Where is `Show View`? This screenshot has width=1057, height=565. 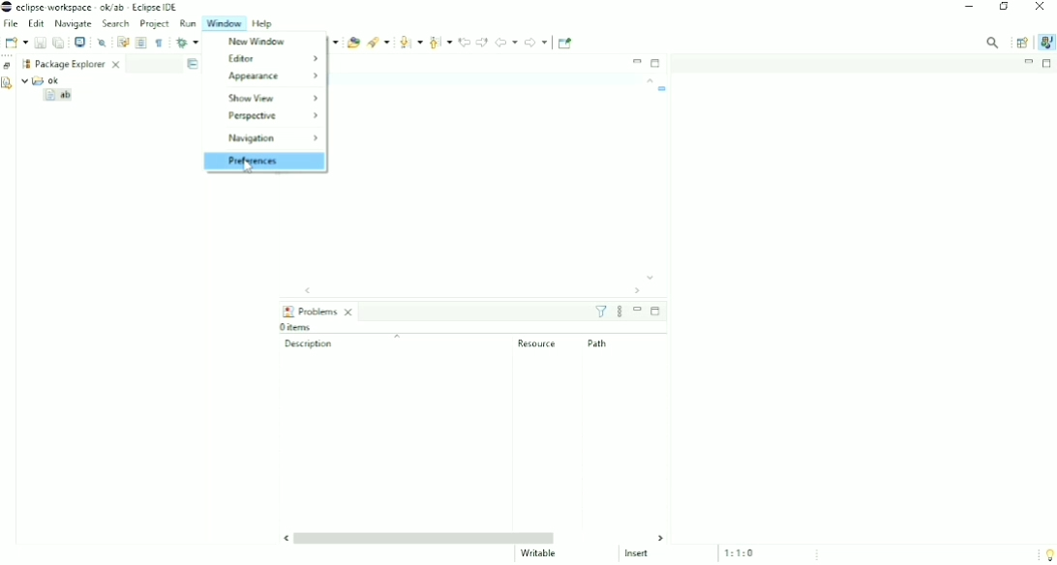
Show View is located at coordinates (275, 98).